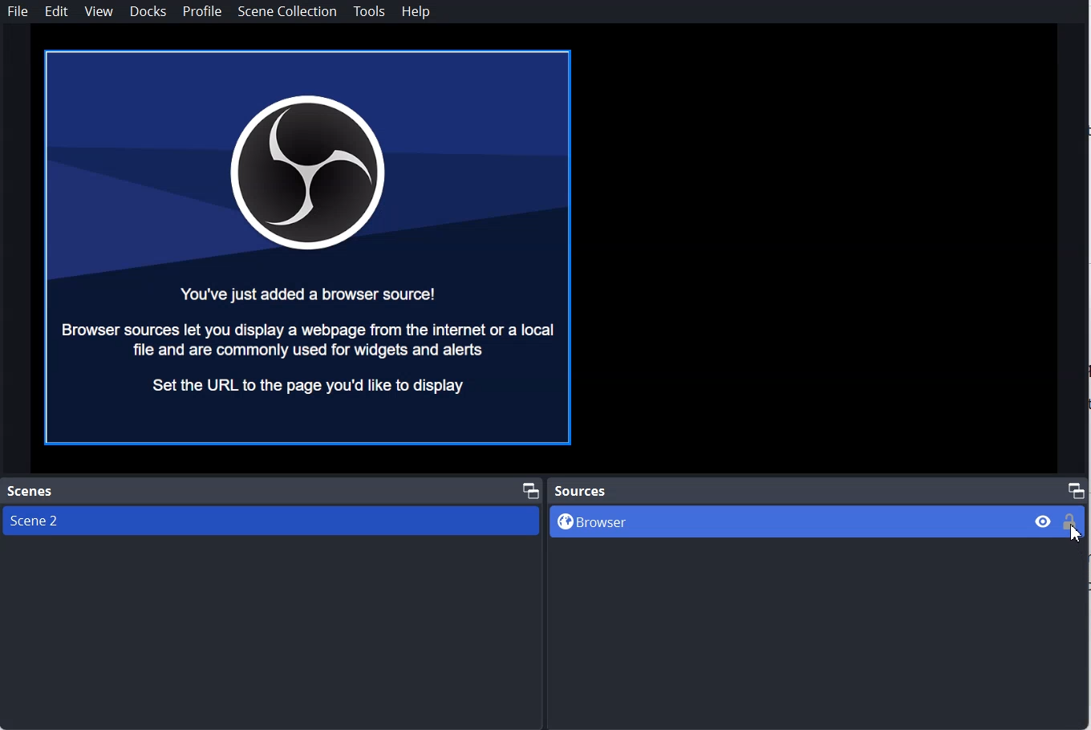  Describe the element at coordinates (270, 520) in the screenshot. I see `Scene` at that location.